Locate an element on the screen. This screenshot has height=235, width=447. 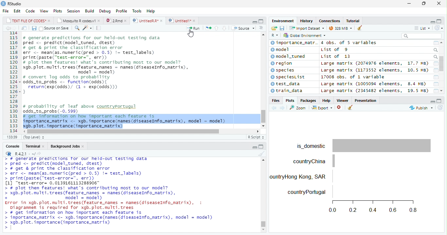
model is located at coordinates (280, 50).